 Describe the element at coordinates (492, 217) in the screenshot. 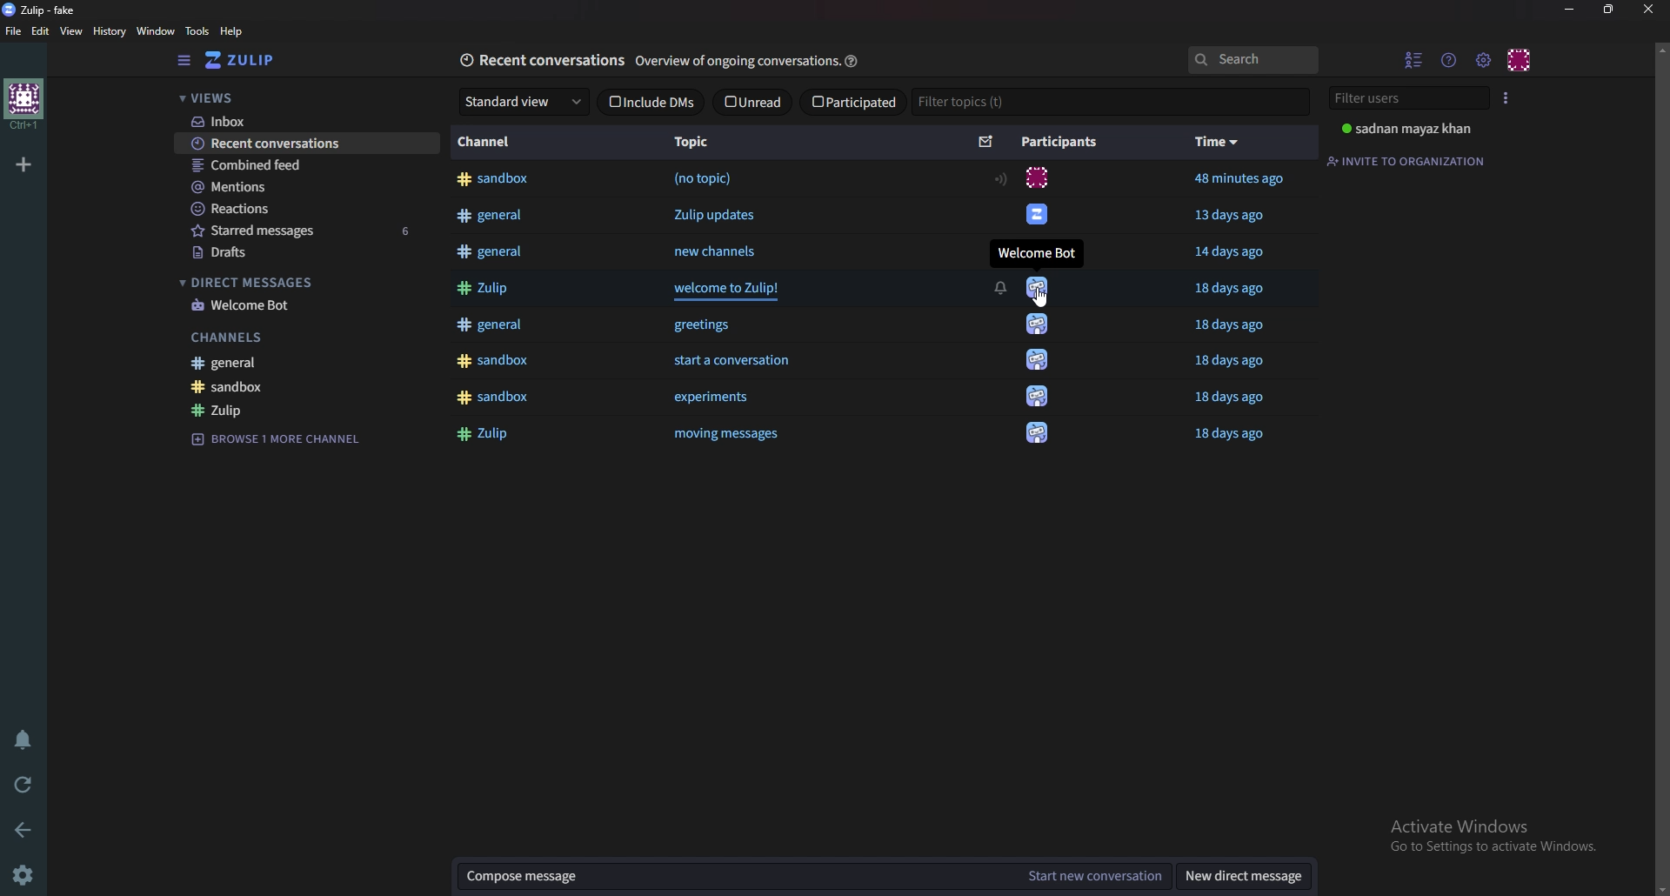

I see `#general` at that location.